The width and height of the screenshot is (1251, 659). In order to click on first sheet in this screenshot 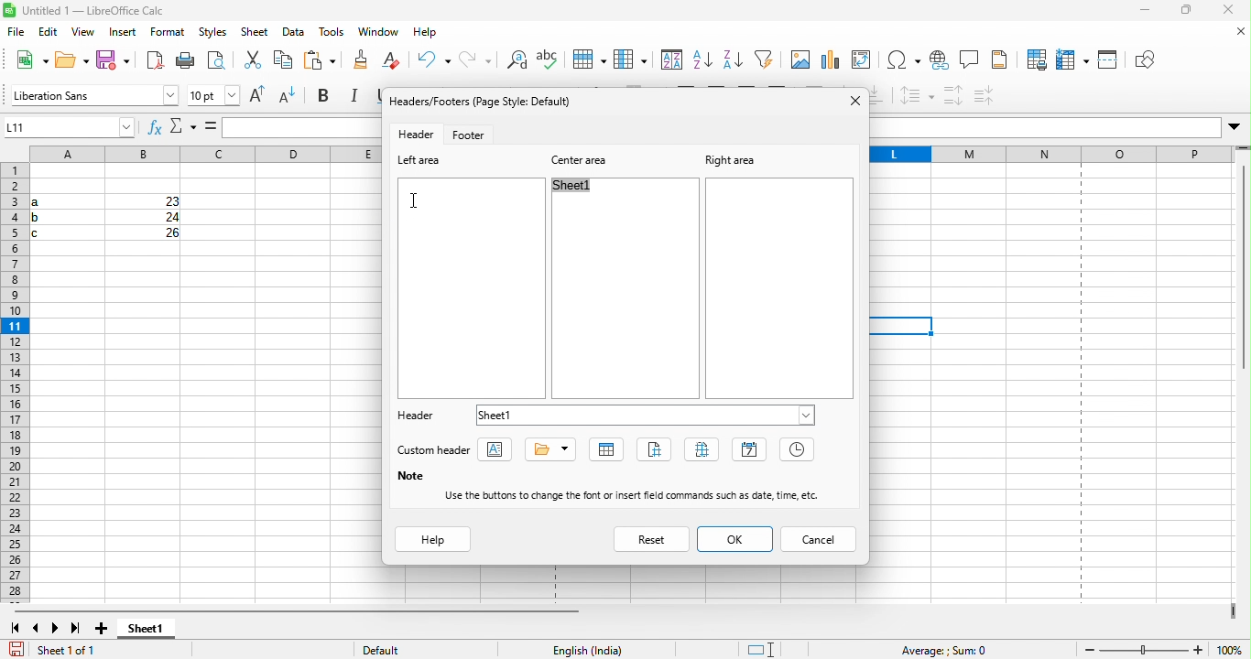, I will do `click(14, 625)`.